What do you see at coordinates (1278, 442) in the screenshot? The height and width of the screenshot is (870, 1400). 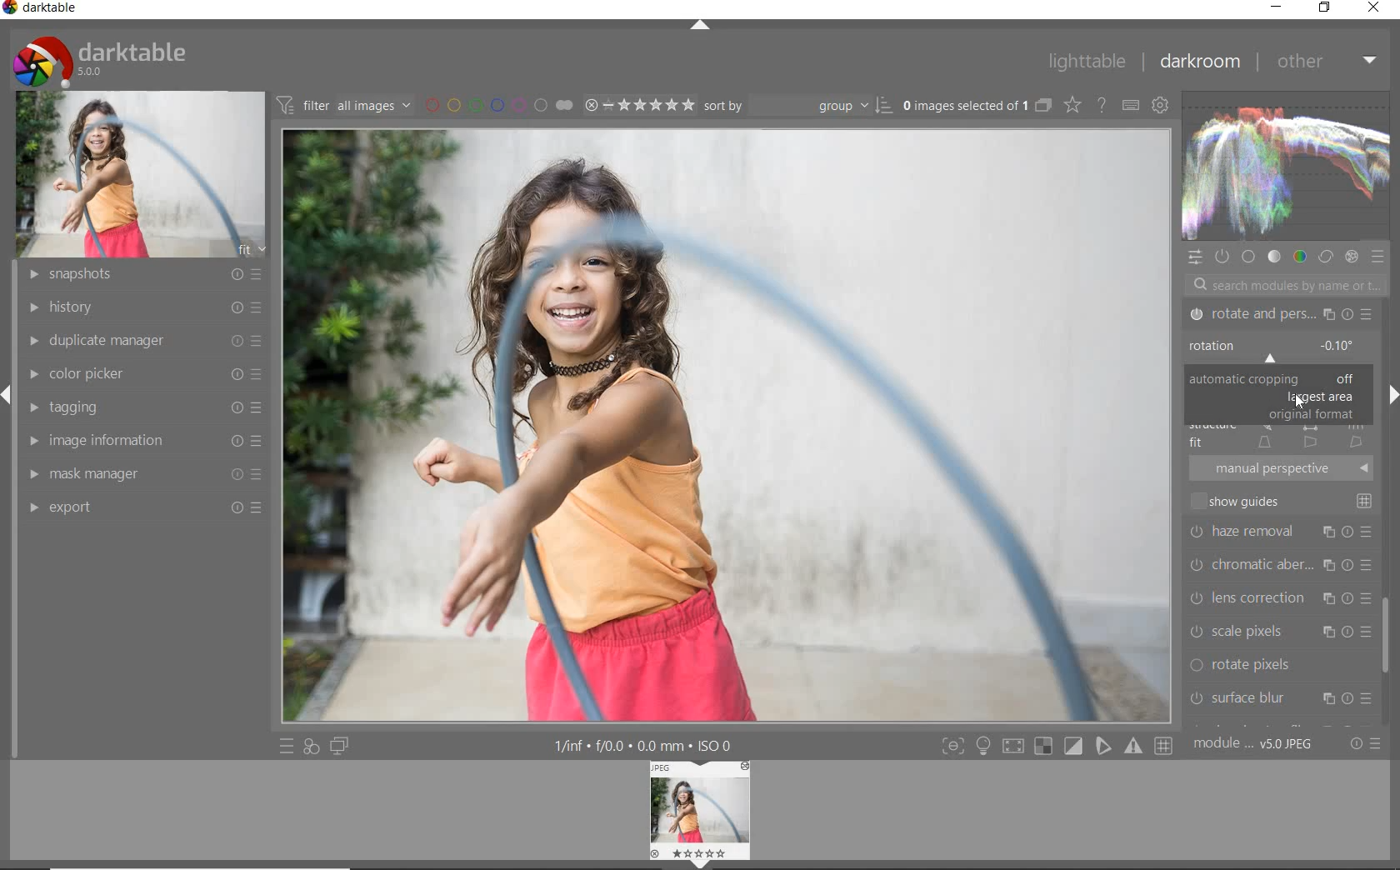 I see `FIT` at bounding box center [1278, 442].